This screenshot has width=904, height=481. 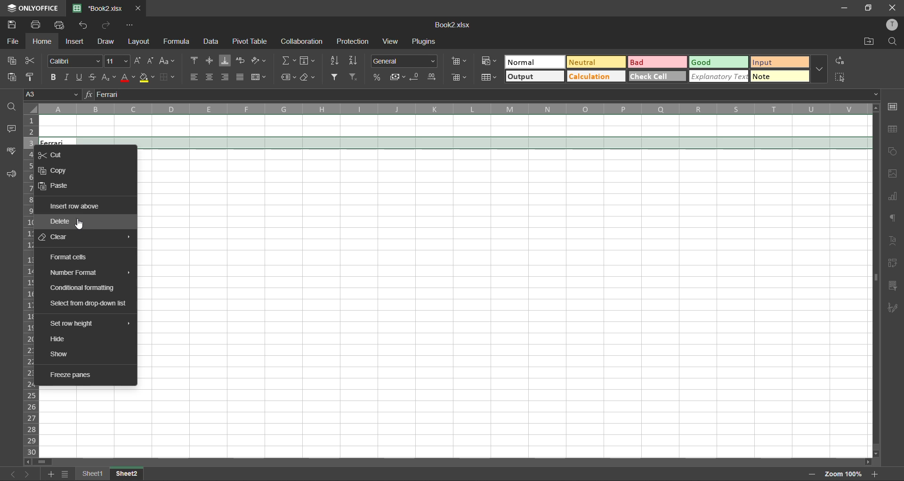 What do you see at coordinates (169, 60) in the screenshot?
I see `change case` at bounding box center [169, 60].